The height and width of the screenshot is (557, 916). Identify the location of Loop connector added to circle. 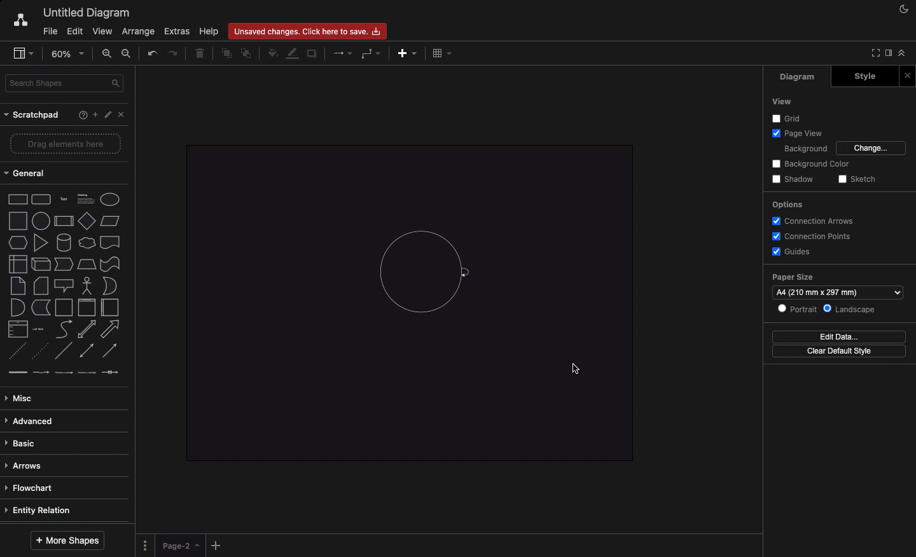
(469, 272).